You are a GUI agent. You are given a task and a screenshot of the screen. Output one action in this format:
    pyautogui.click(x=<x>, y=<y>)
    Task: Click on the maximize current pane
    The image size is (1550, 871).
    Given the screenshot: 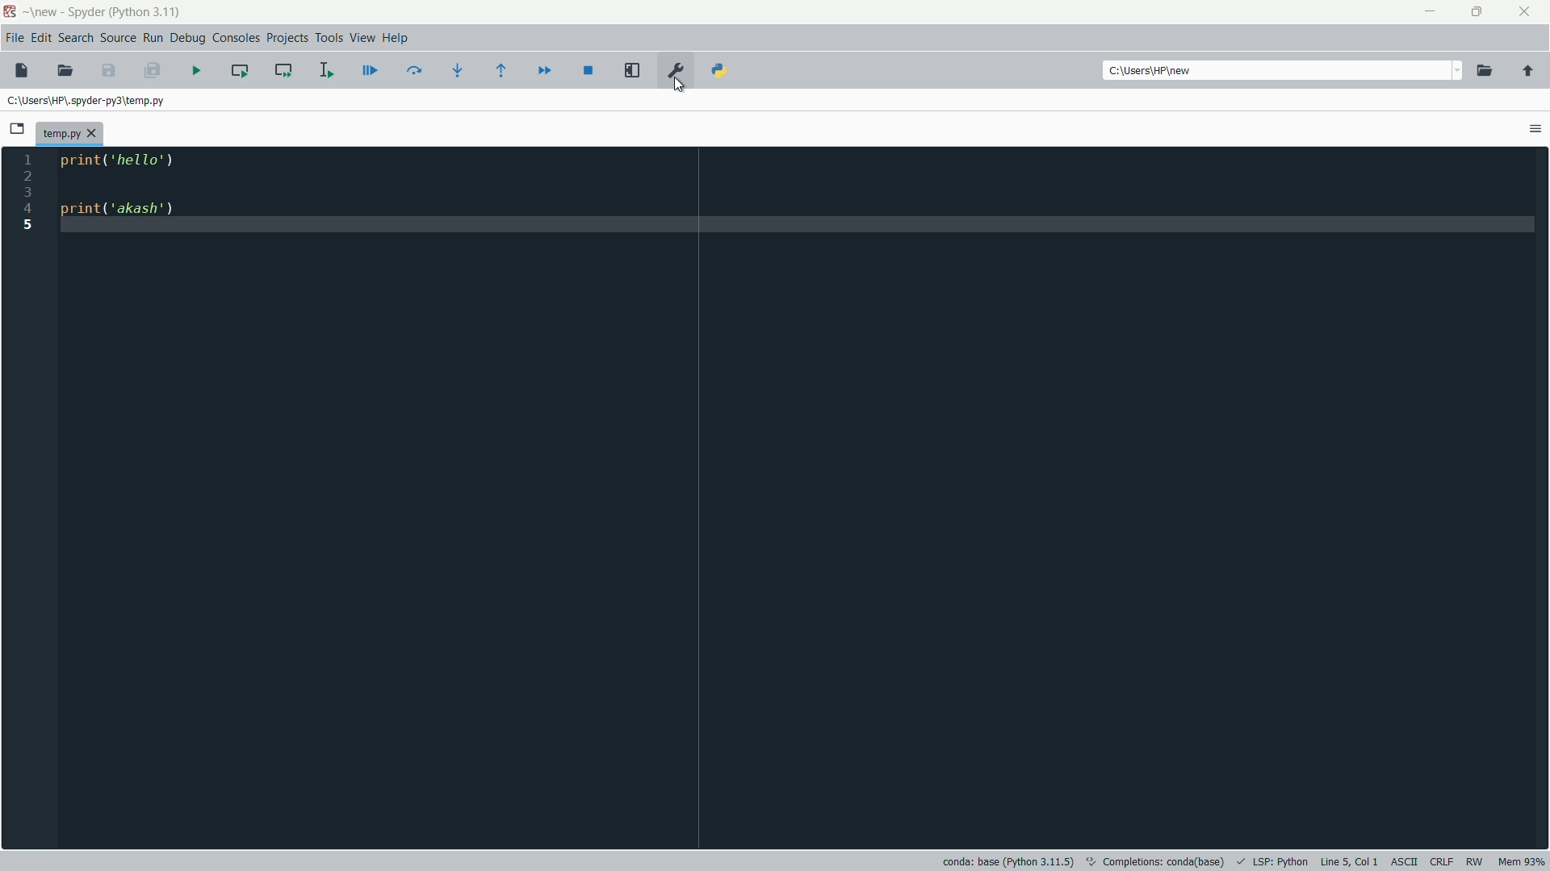 What is the action you would take?
    pyautogui.click(x=633, y=72)
    